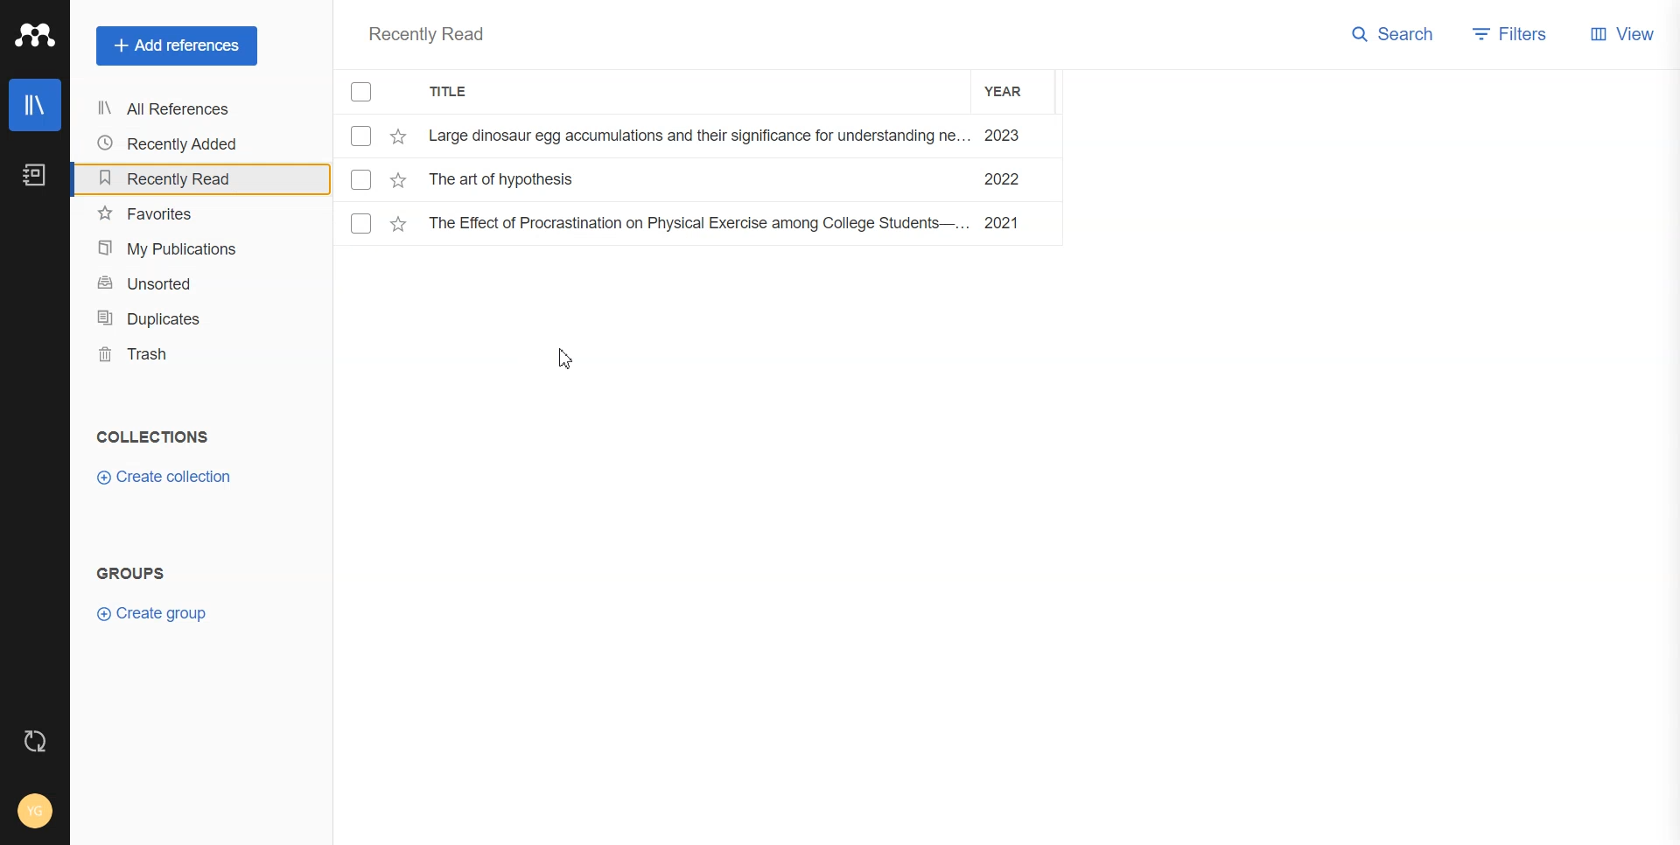 Image resolution: width=1680 pixels, height=845 pixels. I want to click on Checkmarks, so click(364, 93).